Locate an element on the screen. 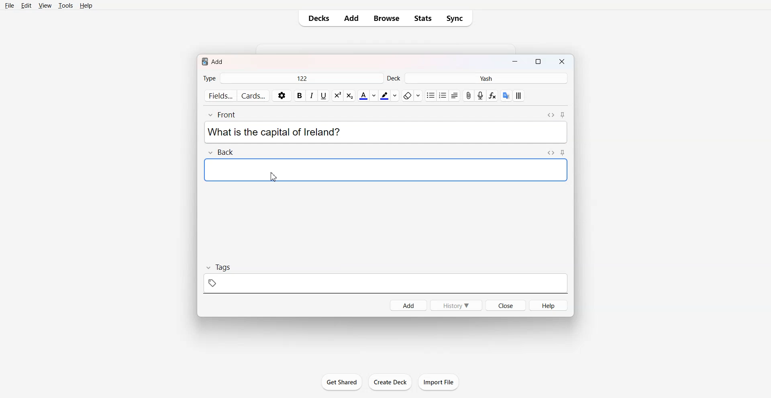  Add is located at coordinates (351, 18).